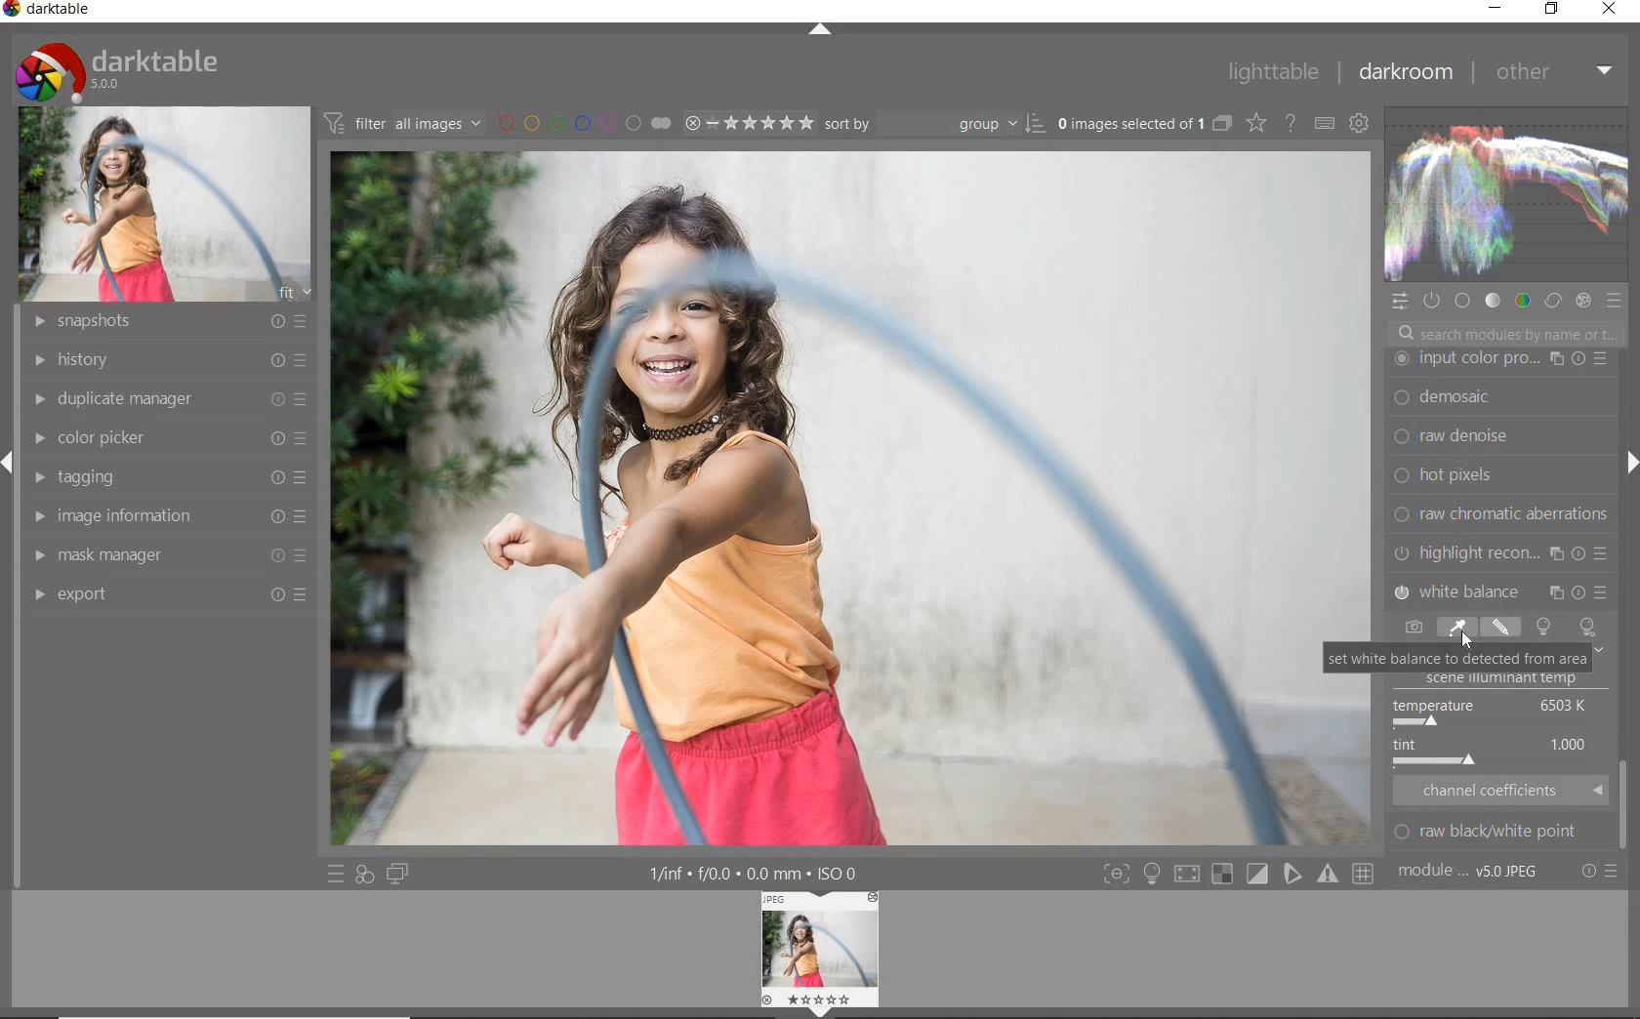  Describe the element at coordinates (1496, 627) in the screenshot. I see `TOOLS TO CHANGE WHITE BALANCE` at that location.